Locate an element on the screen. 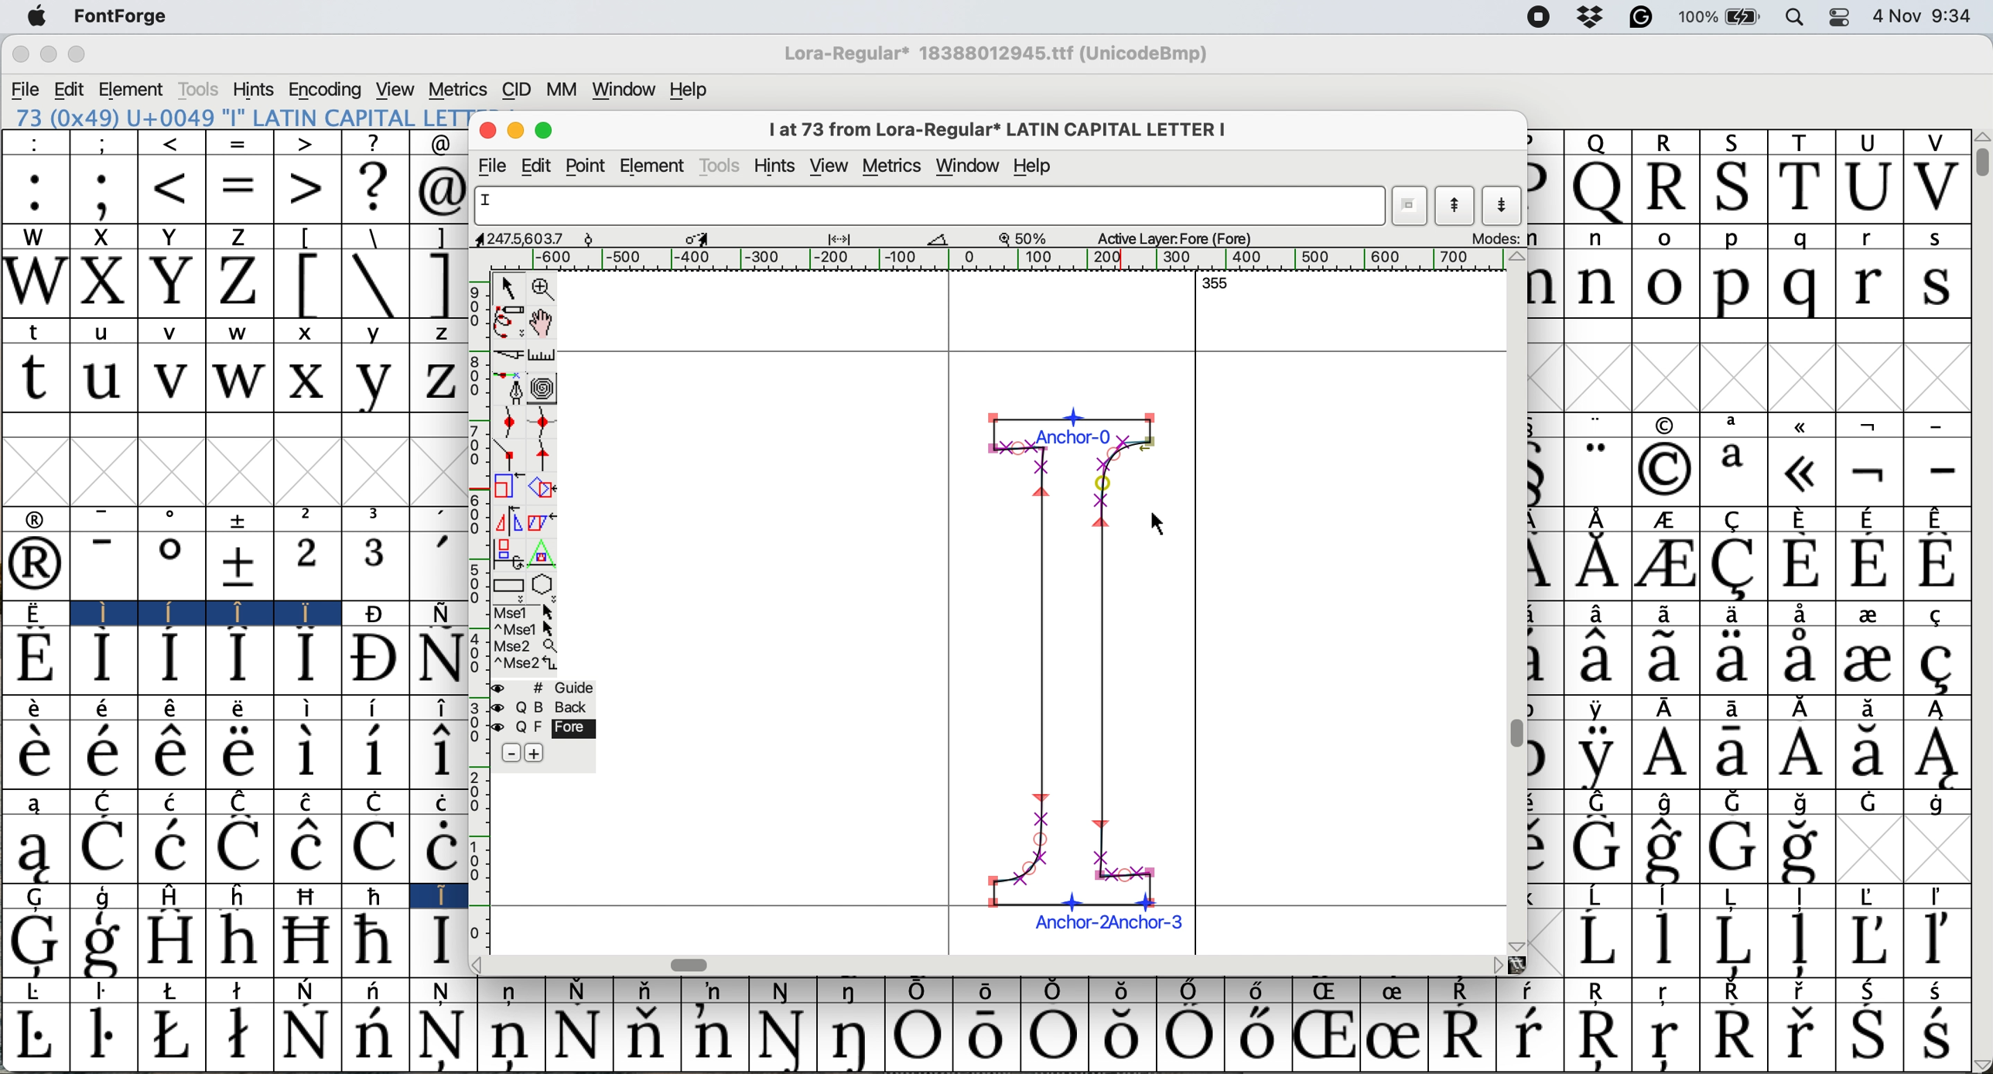  file is located at coordinates (496, 165).